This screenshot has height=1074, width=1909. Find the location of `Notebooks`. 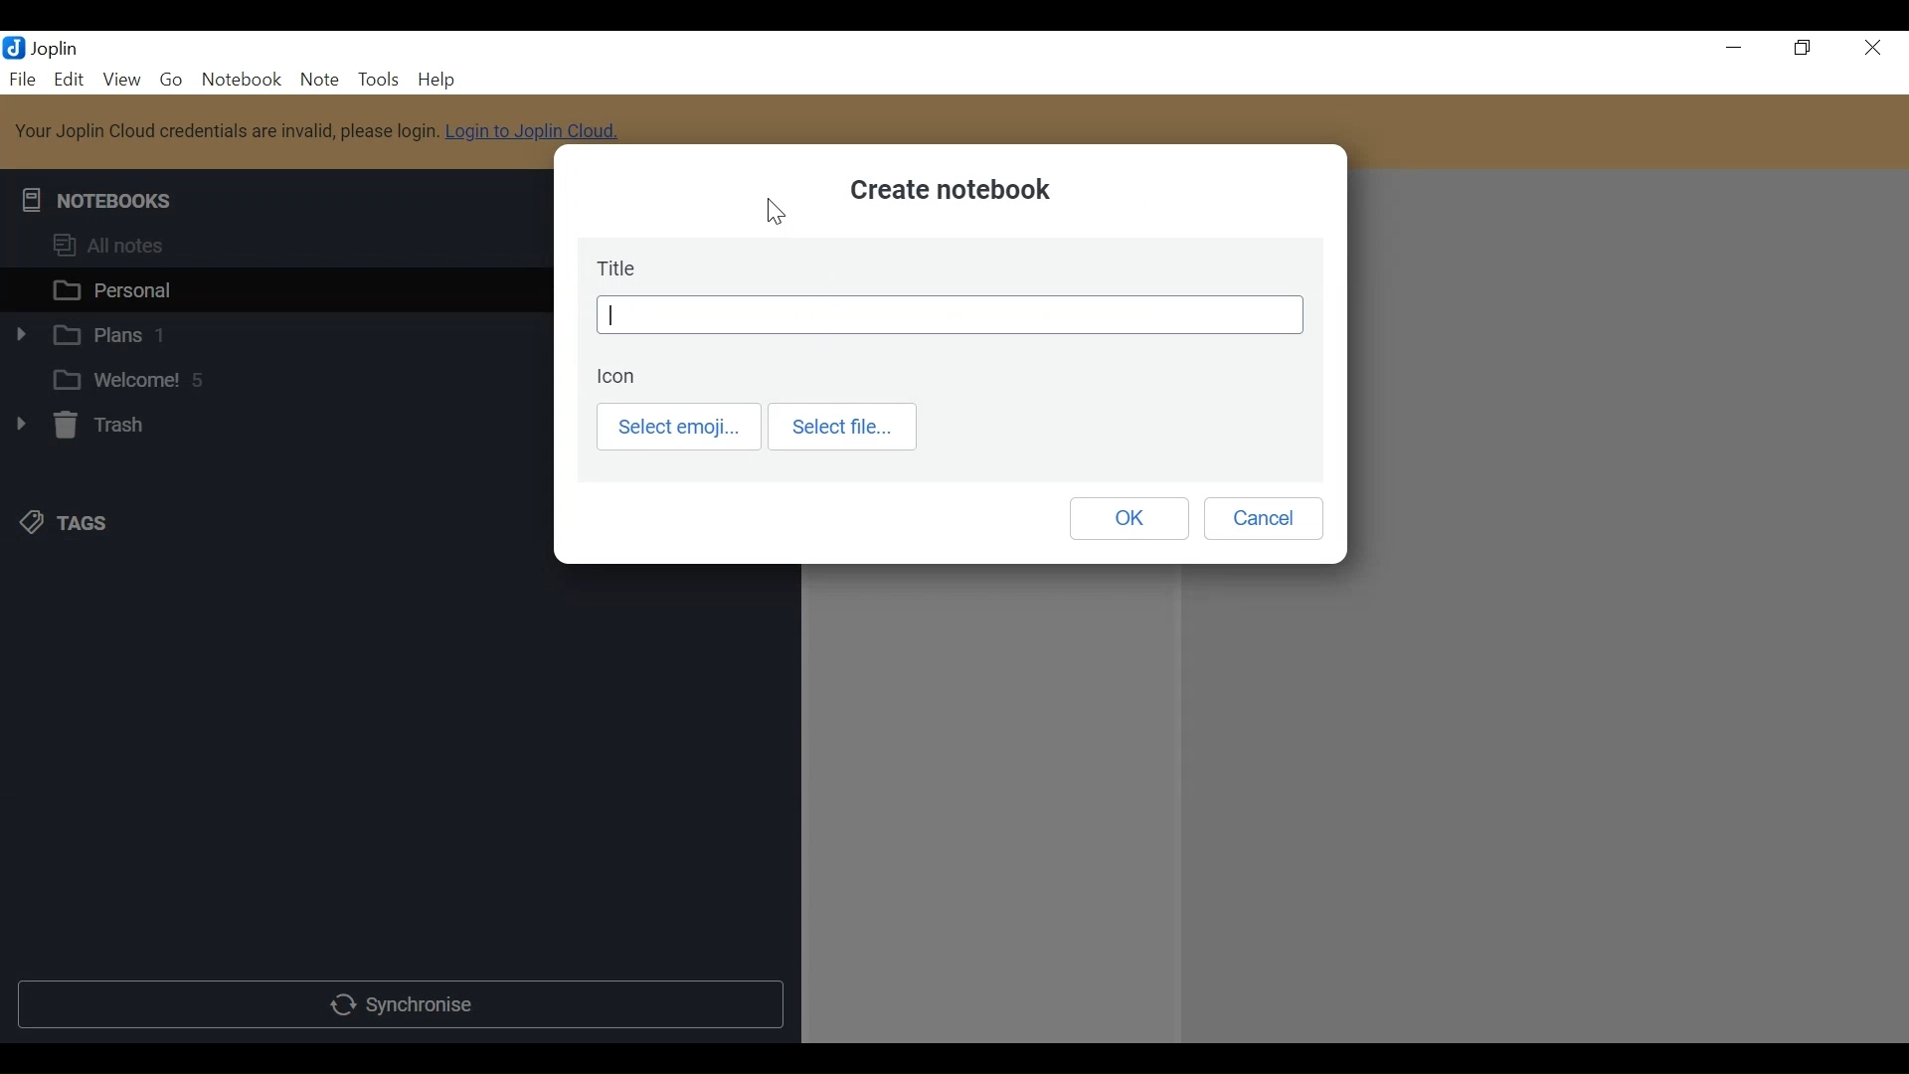

Notebooks is located at coordinates (102, 202).